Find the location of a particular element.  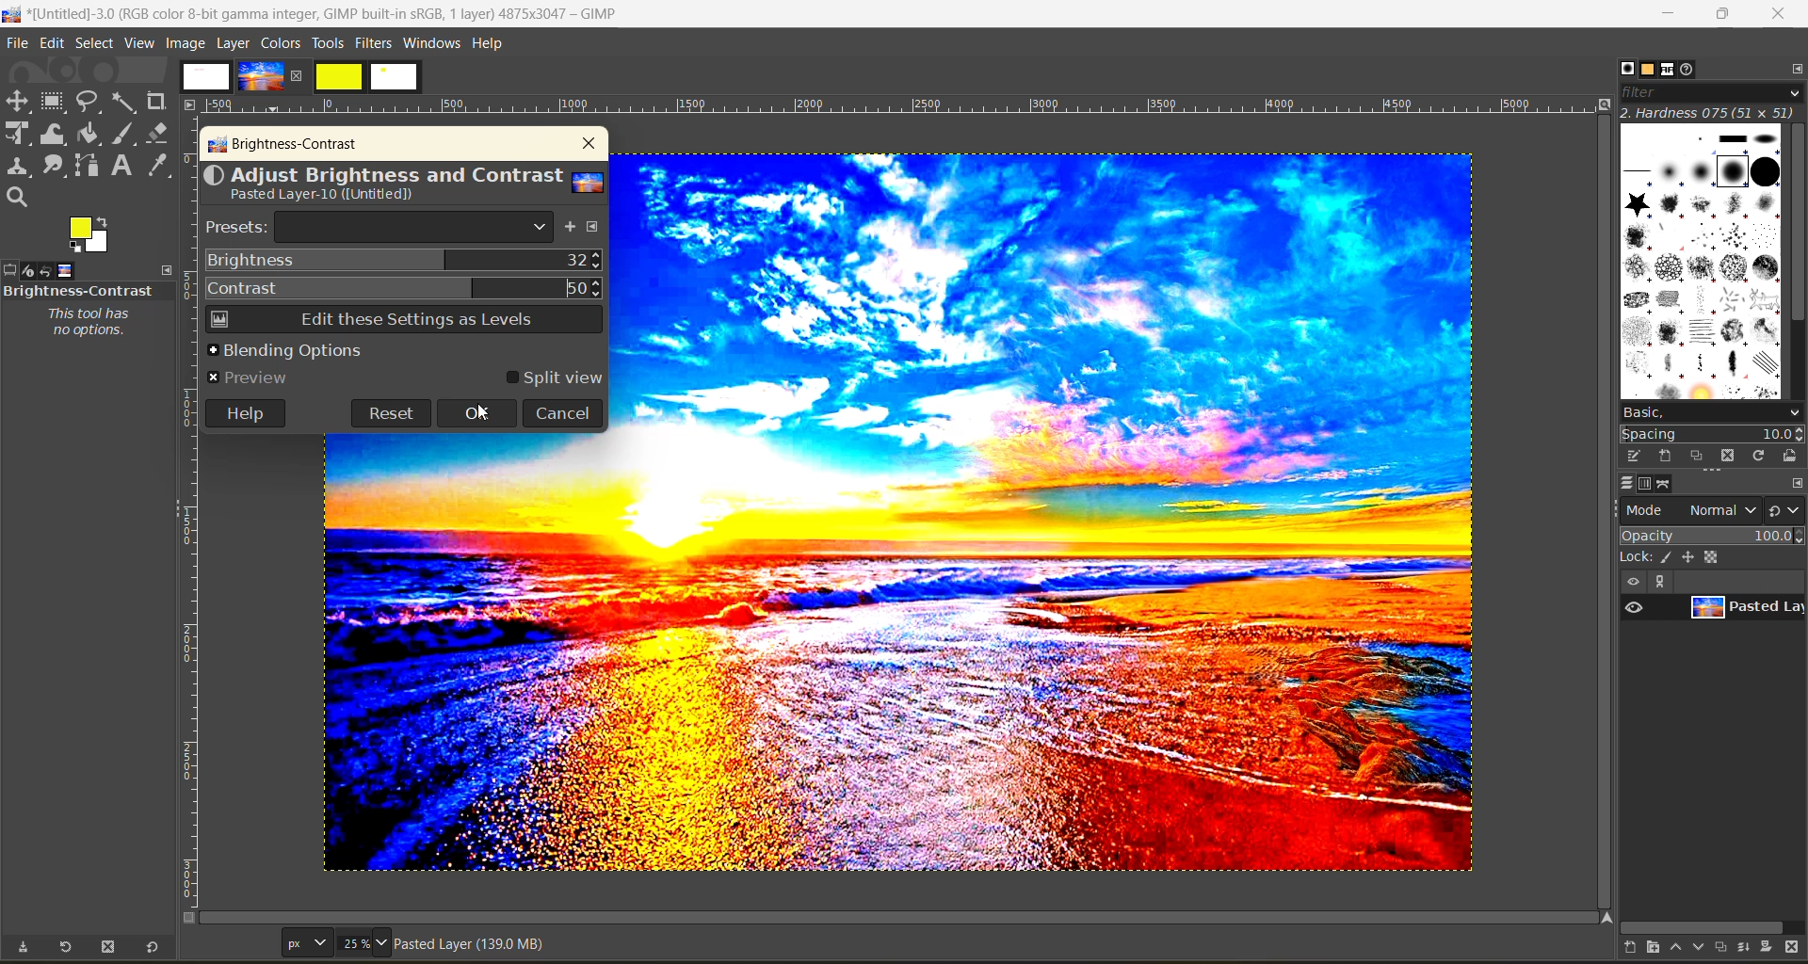

lock pixels, position and size, alpha is located at coordinates (1711, 556).